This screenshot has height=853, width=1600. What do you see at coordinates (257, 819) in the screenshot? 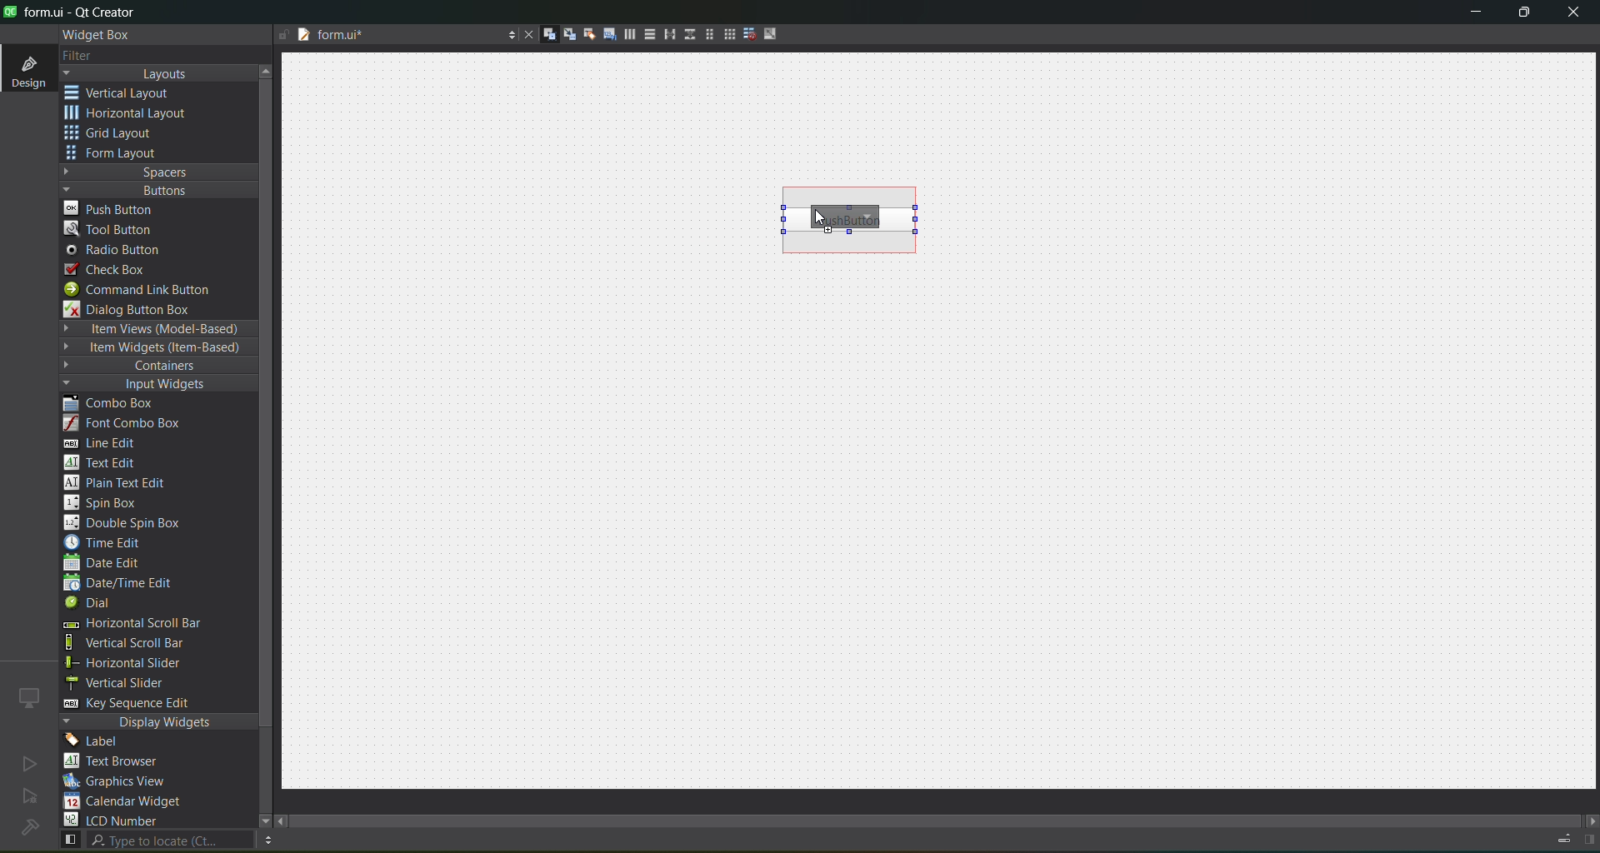
I see `move down` at bounding box center [257, 819].